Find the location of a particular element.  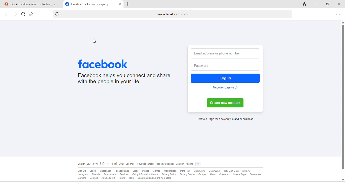

scroll down is located at coordinates (342, 179).